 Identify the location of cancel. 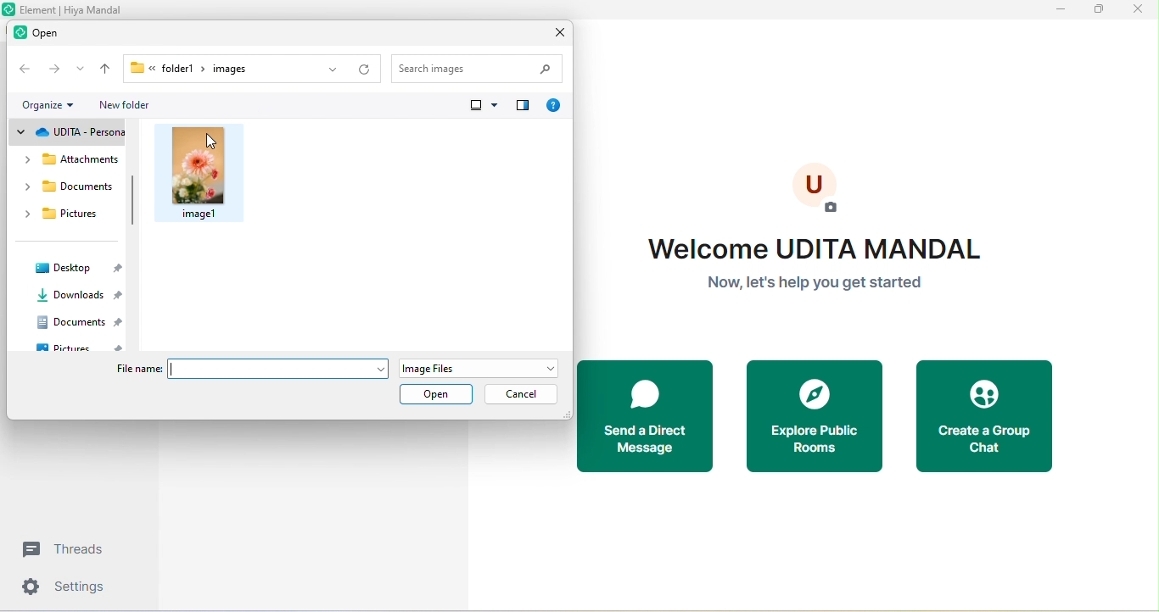
(524, 393).